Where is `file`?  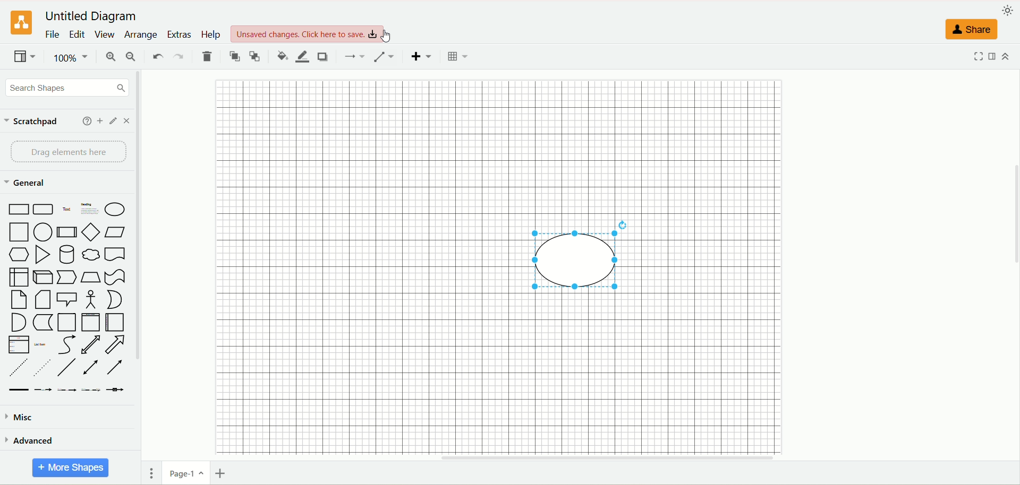 file is located at coordinates (53, 36).